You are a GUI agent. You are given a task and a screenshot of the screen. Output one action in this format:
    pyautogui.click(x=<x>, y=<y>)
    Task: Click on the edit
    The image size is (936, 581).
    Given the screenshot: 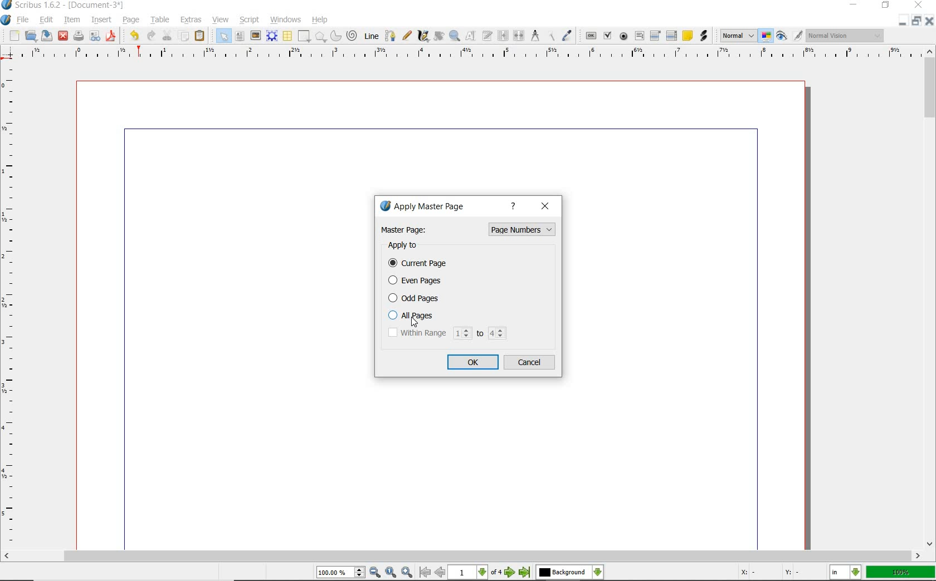 What is the action you would take?
    pyautogui.click(x=45, y=19)
    